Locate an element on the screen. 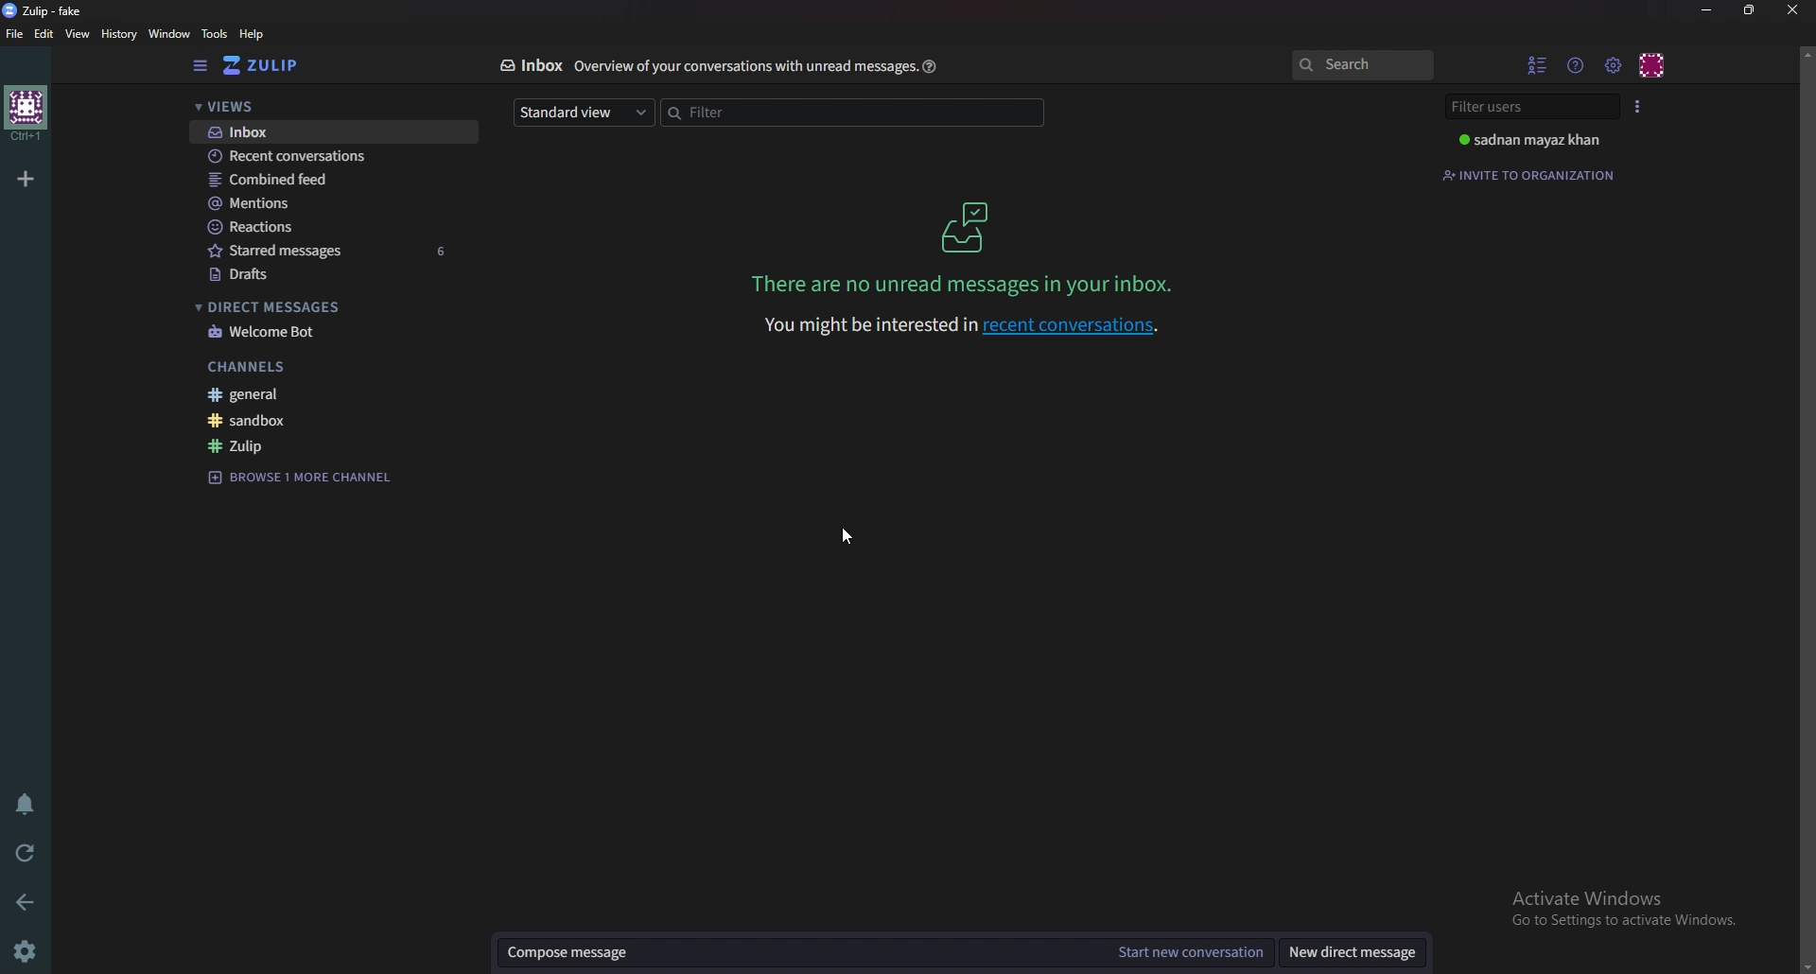 This screenshot has height=974, width=1816. Hide user list is located at coordinates (1537, 65).